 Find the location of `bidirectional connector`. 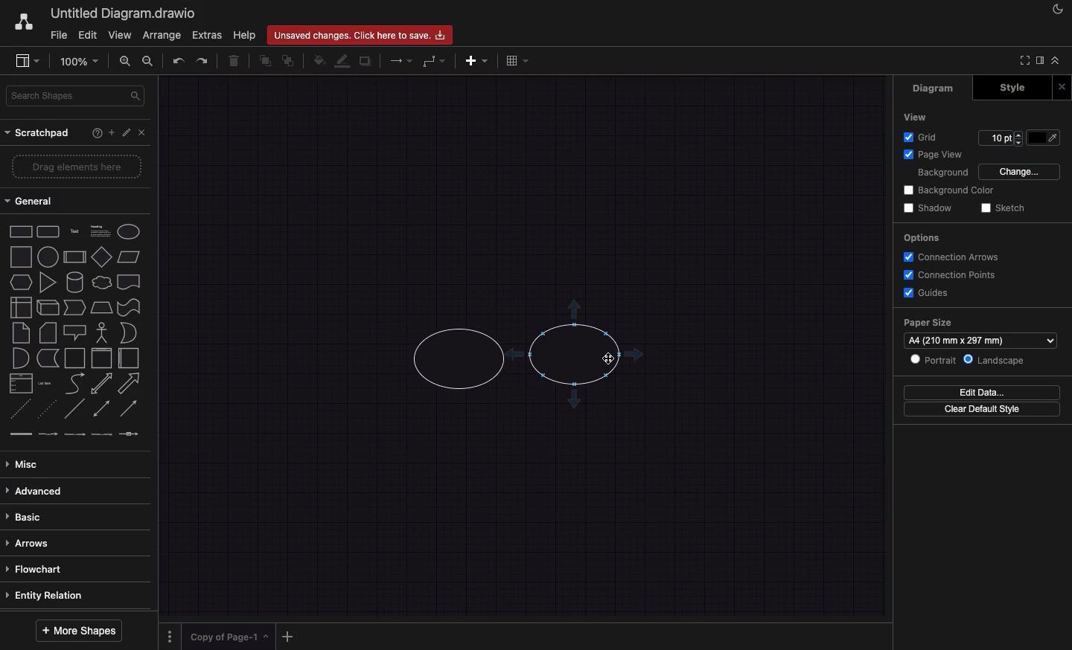

bidirectional connector is located at coordinates (100, 408).